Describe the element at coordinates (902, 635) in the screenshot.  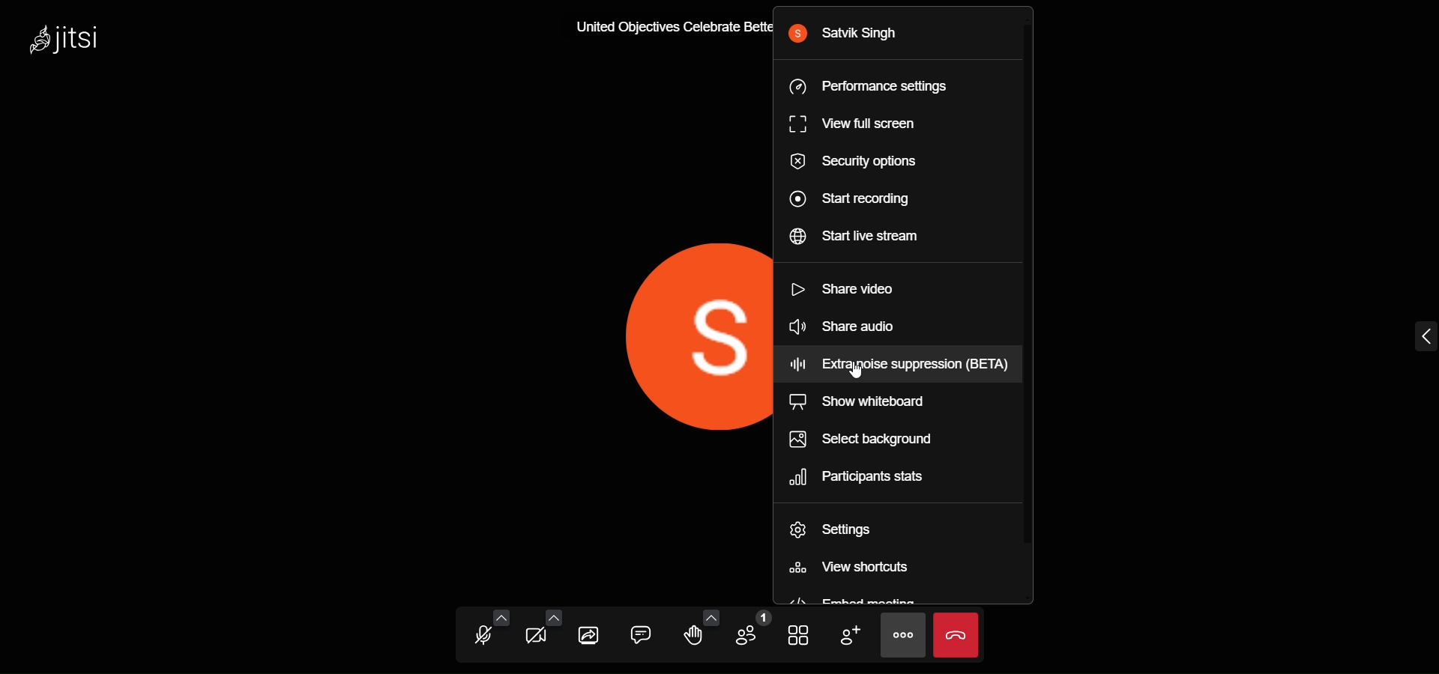
I see `more` at that location.